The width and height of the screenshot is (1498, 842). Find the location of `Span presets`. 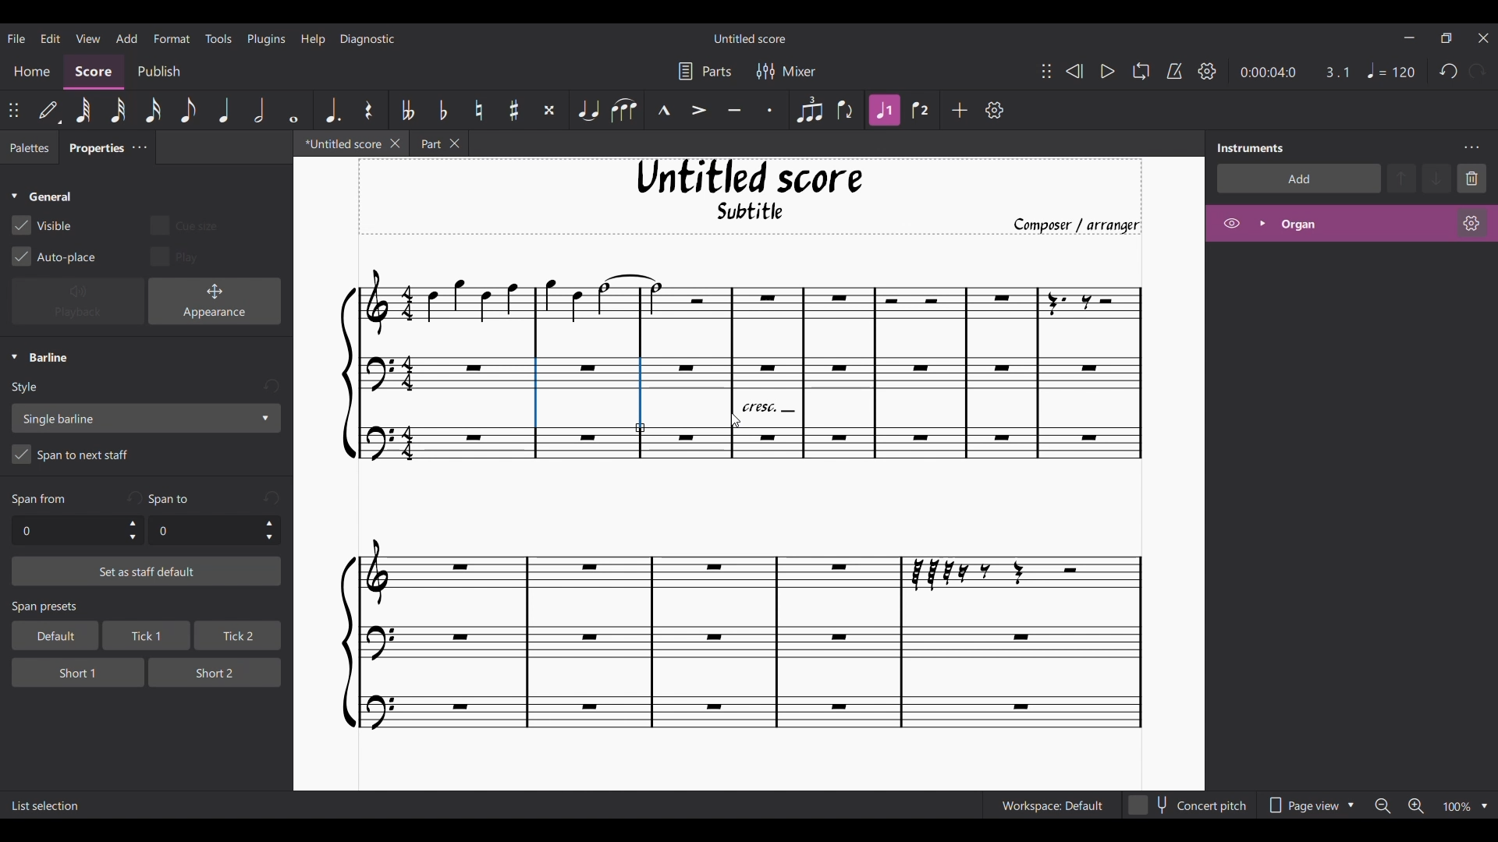

Span presets is located at coordinates (147, 608).